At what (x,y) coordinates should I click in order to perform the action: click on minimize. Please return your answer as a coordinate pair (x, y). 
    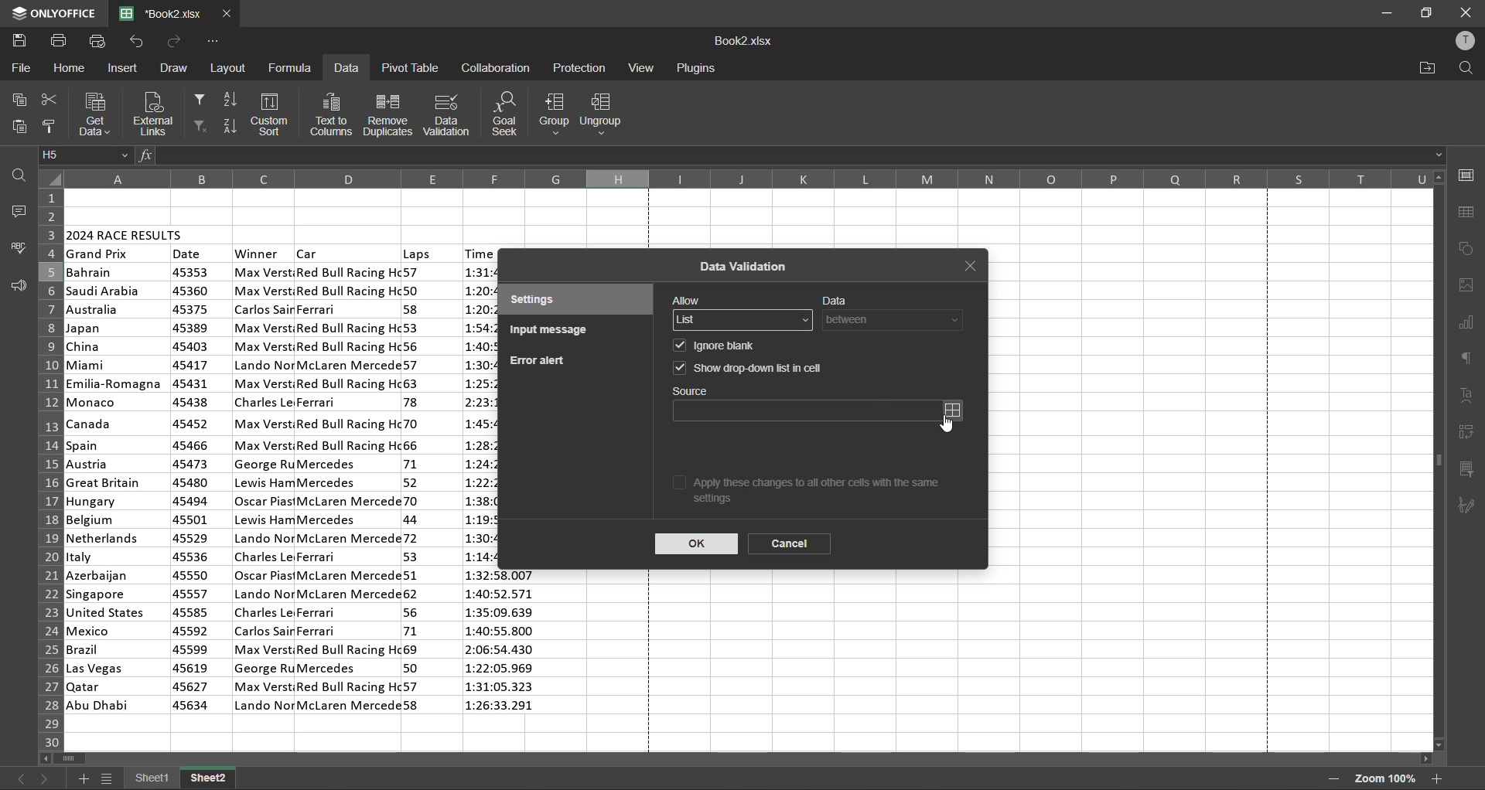
    Looking at the image, I should click on (1386, 14).